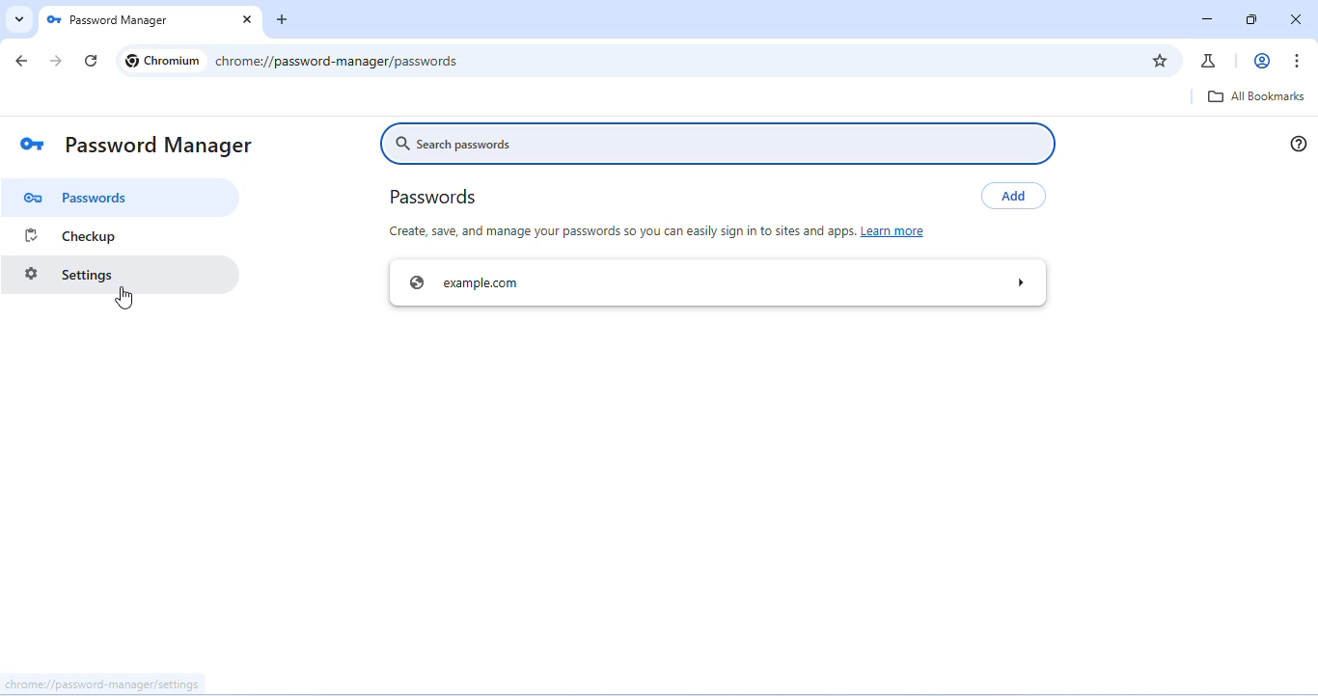 The width and height of the screenshot is (1318, 696). I want to click on close tab, so click(245, 19).